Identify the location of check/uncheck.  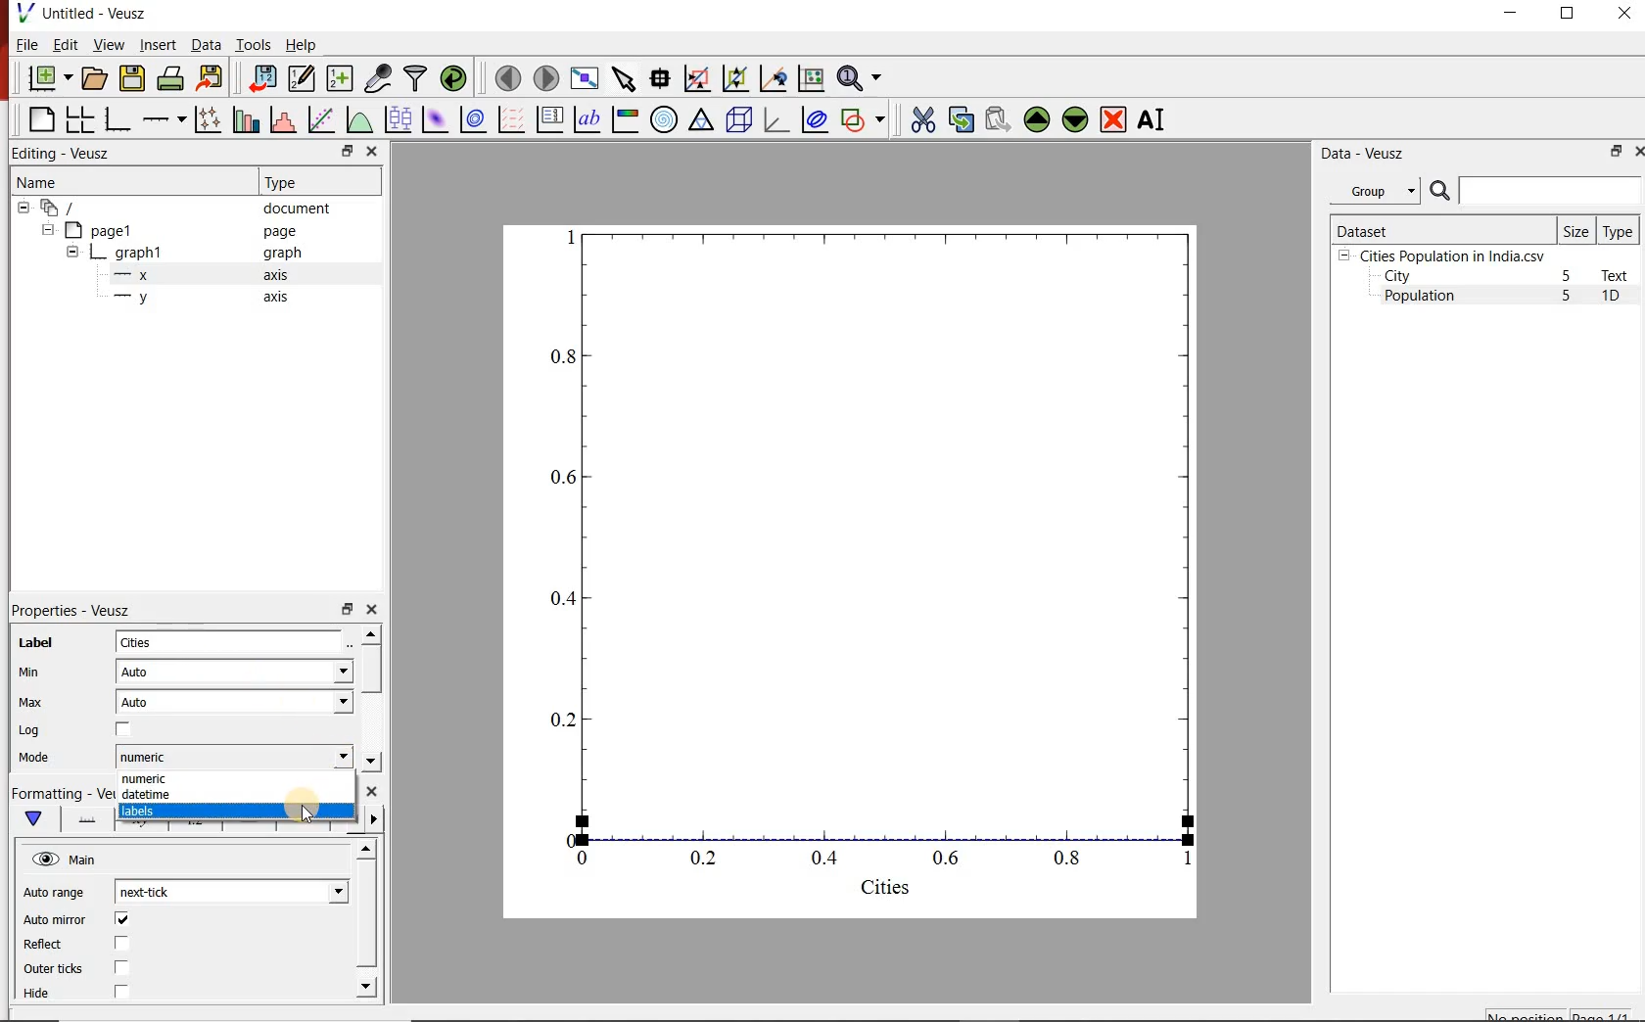
(121, 919).